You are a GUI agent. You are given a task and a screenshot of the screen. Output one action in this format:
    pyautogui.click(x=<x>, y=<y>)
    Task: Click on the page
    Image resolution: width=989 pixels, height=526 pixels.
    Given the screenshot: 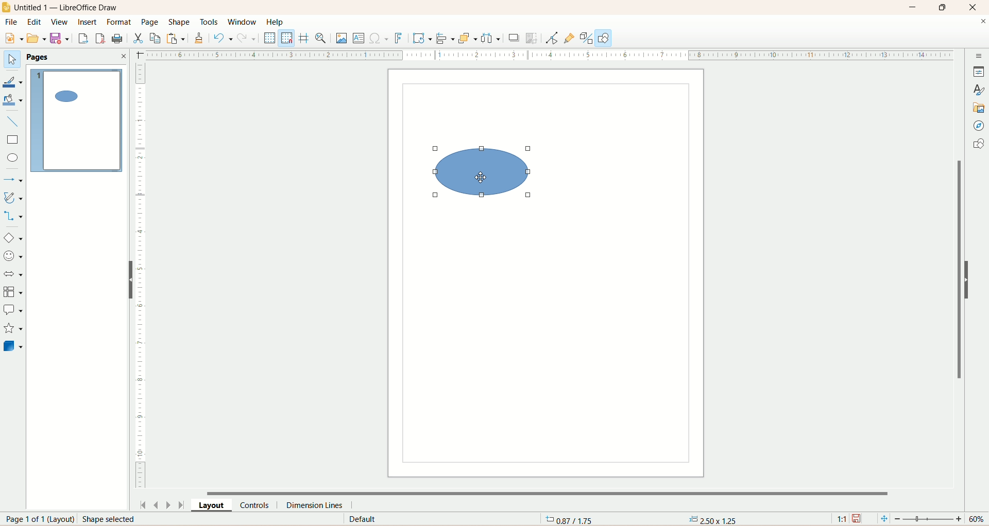 What is the action you would take?
    pyautogui.click(x=152, y=22)
    